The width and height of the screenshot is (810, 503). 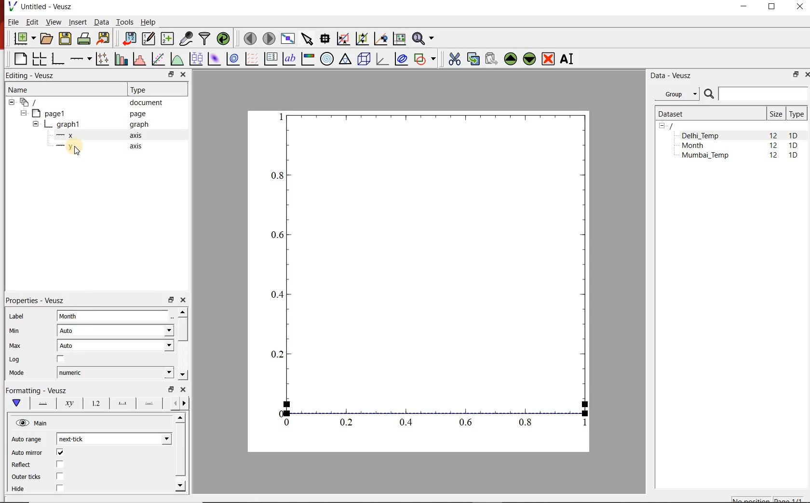 I want to click on plot points with lines and errorbars, so click(x=101, y=59).